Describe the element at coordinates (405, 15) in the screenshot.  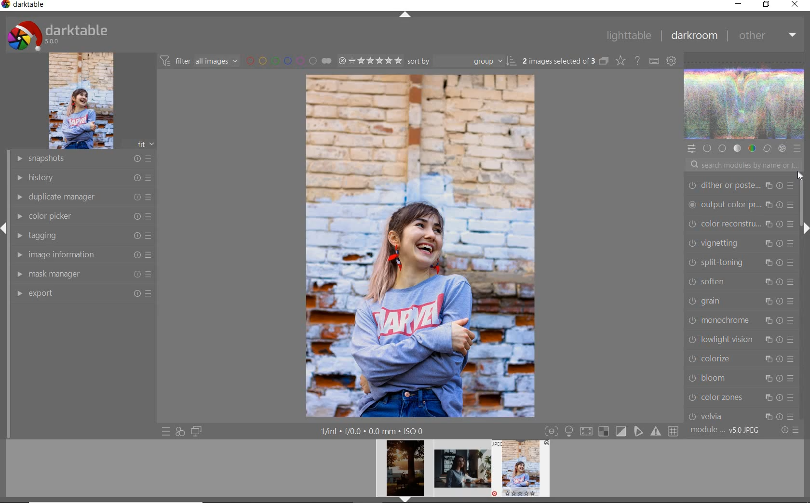
I see `expand/collapse` at that location.